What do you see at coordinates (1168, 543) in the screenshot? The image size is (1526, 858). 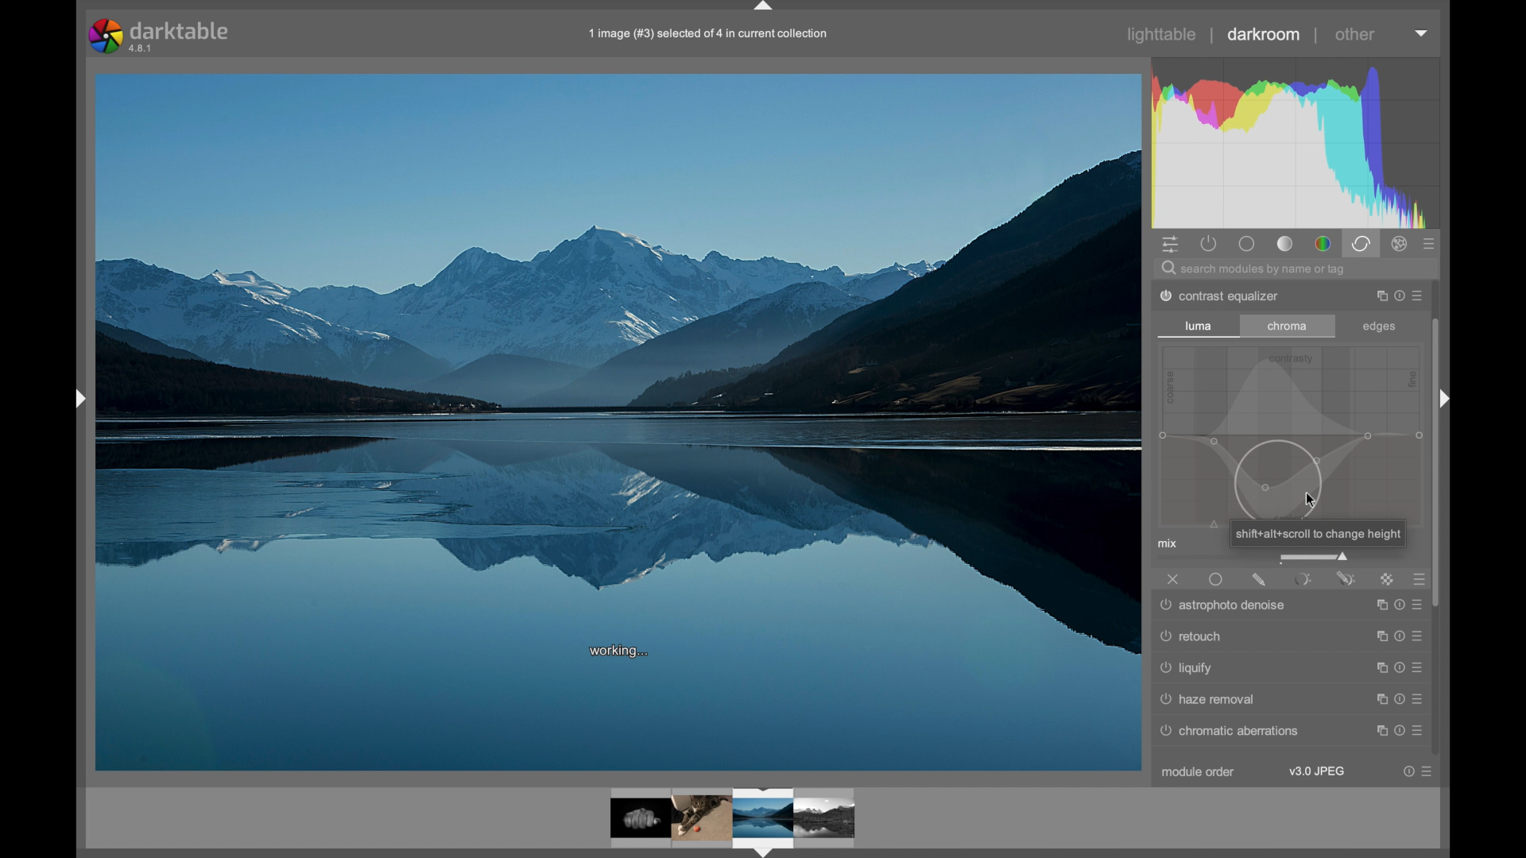 I see `mix` at bounding box center [1168, 543].